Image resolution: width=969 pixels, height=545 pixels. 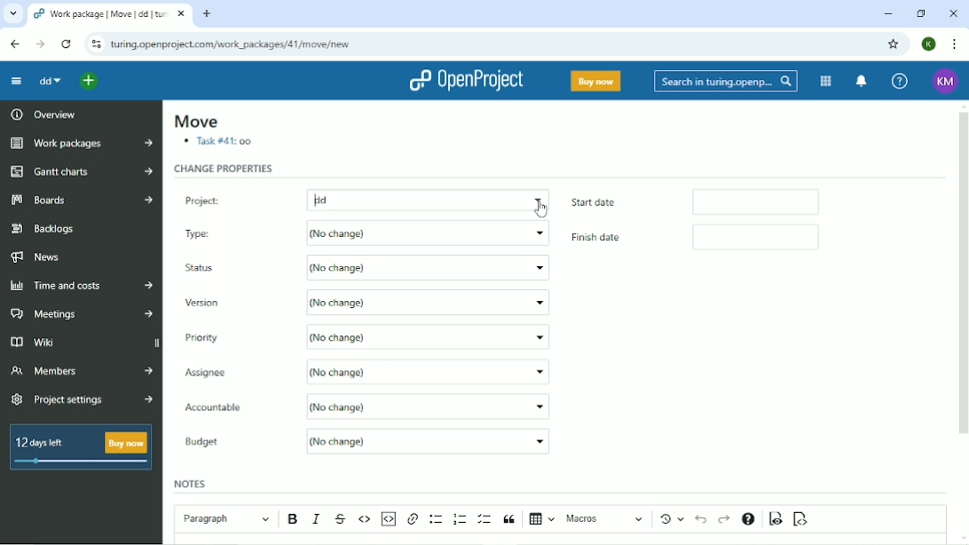 I want to click on Vertical scrollbar, so click(x=961, y=272).